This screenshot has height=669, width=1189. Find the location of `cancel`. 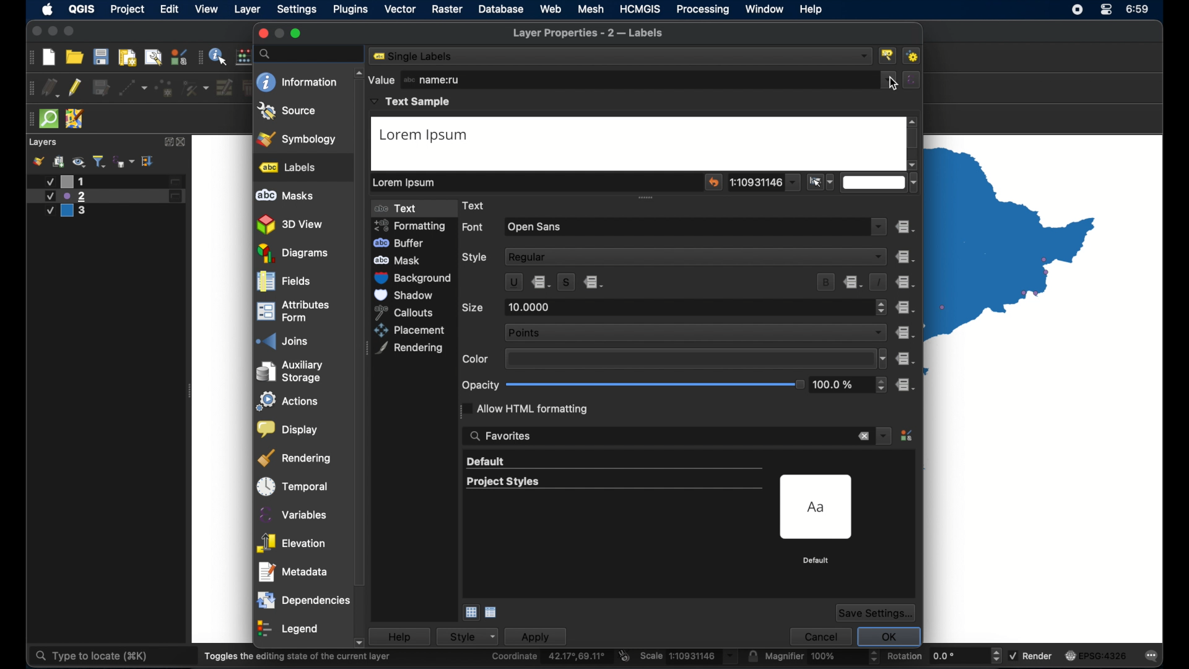

cancel is located at coordinates (819, 635).